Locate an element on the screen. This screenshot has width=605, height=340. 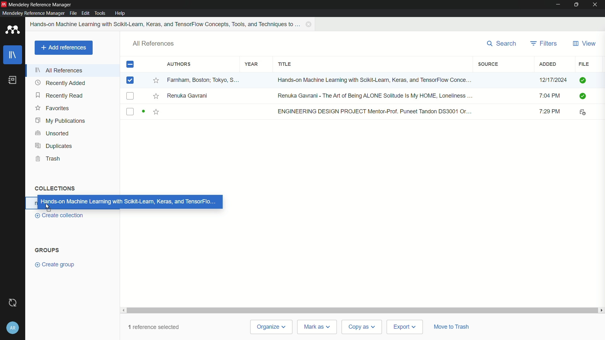
help menu is located at coordinates (121, 13).